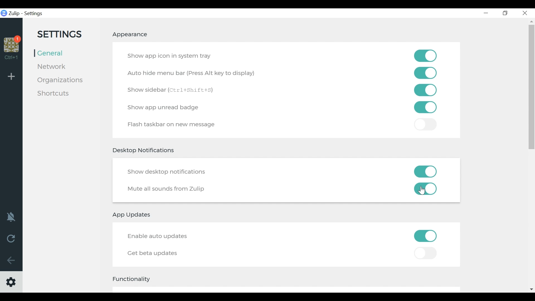 The height and width of the screenshot is (301, 535). I want to click on Toggle on/off Enable auto updates, so click(425, 236).